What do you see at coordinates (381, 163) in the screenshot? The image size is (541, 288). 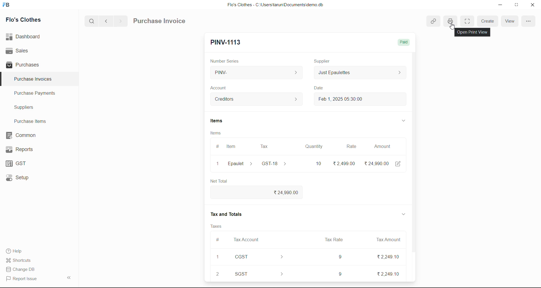 I see `₹24,990.00` at bounding box center [381, 163].